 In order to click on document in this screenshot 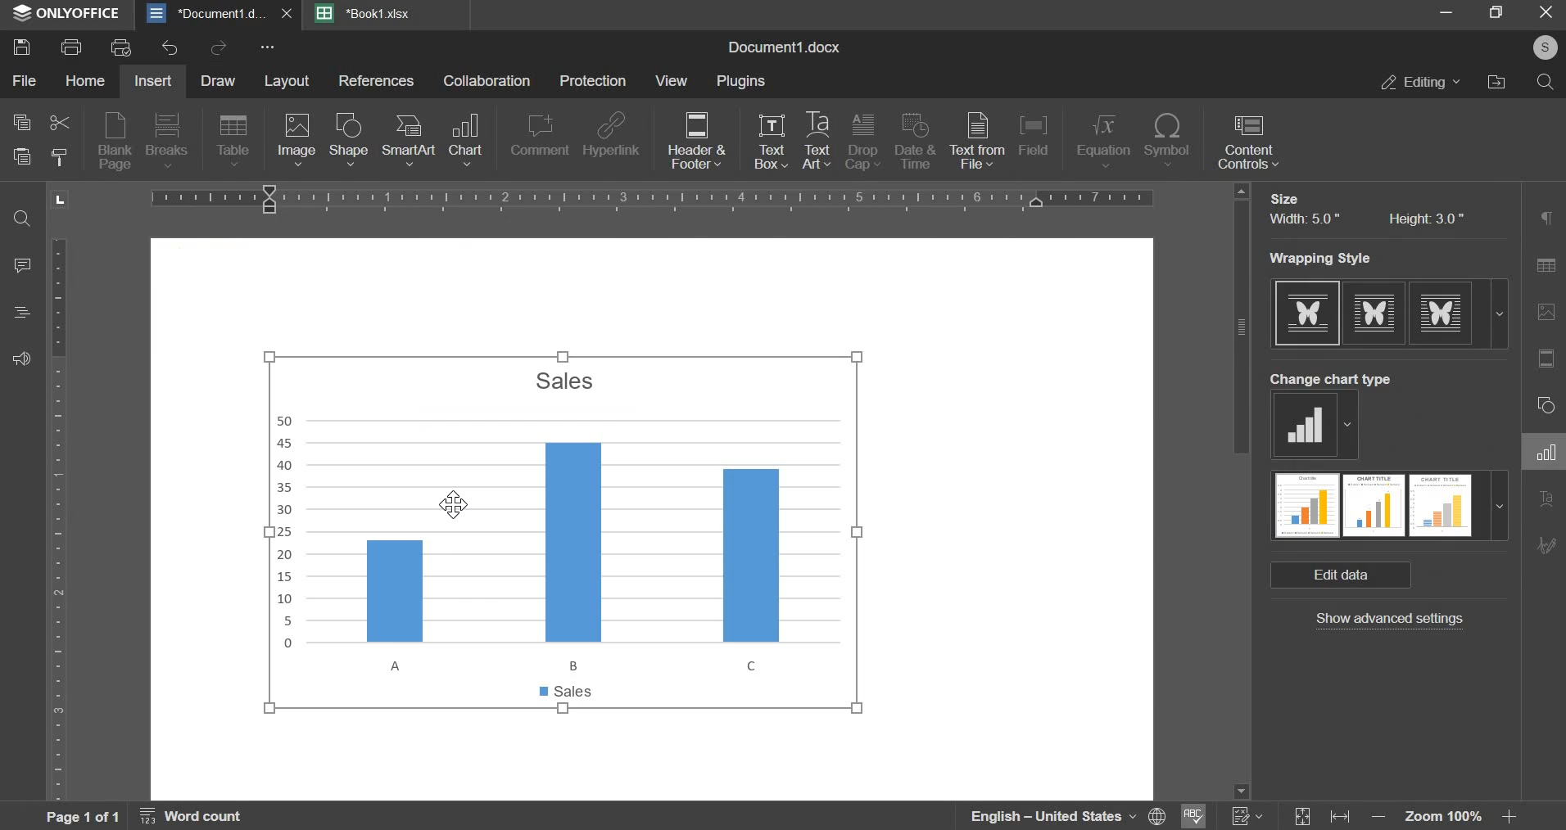, I will do `click(220, 12)`.